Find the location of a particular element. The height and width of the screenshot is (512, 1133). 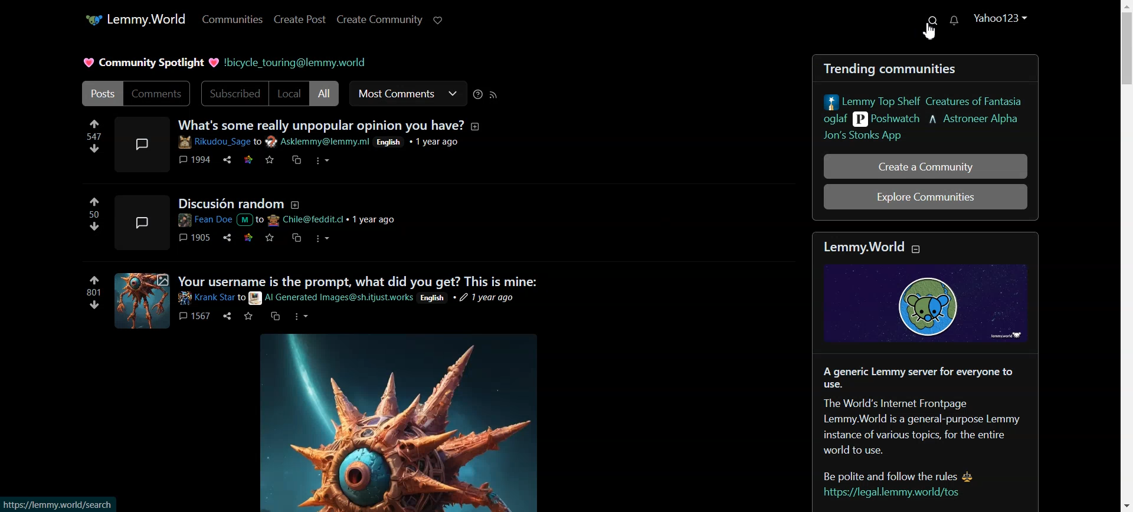

1905 comments is located at coordinates (192, 237).